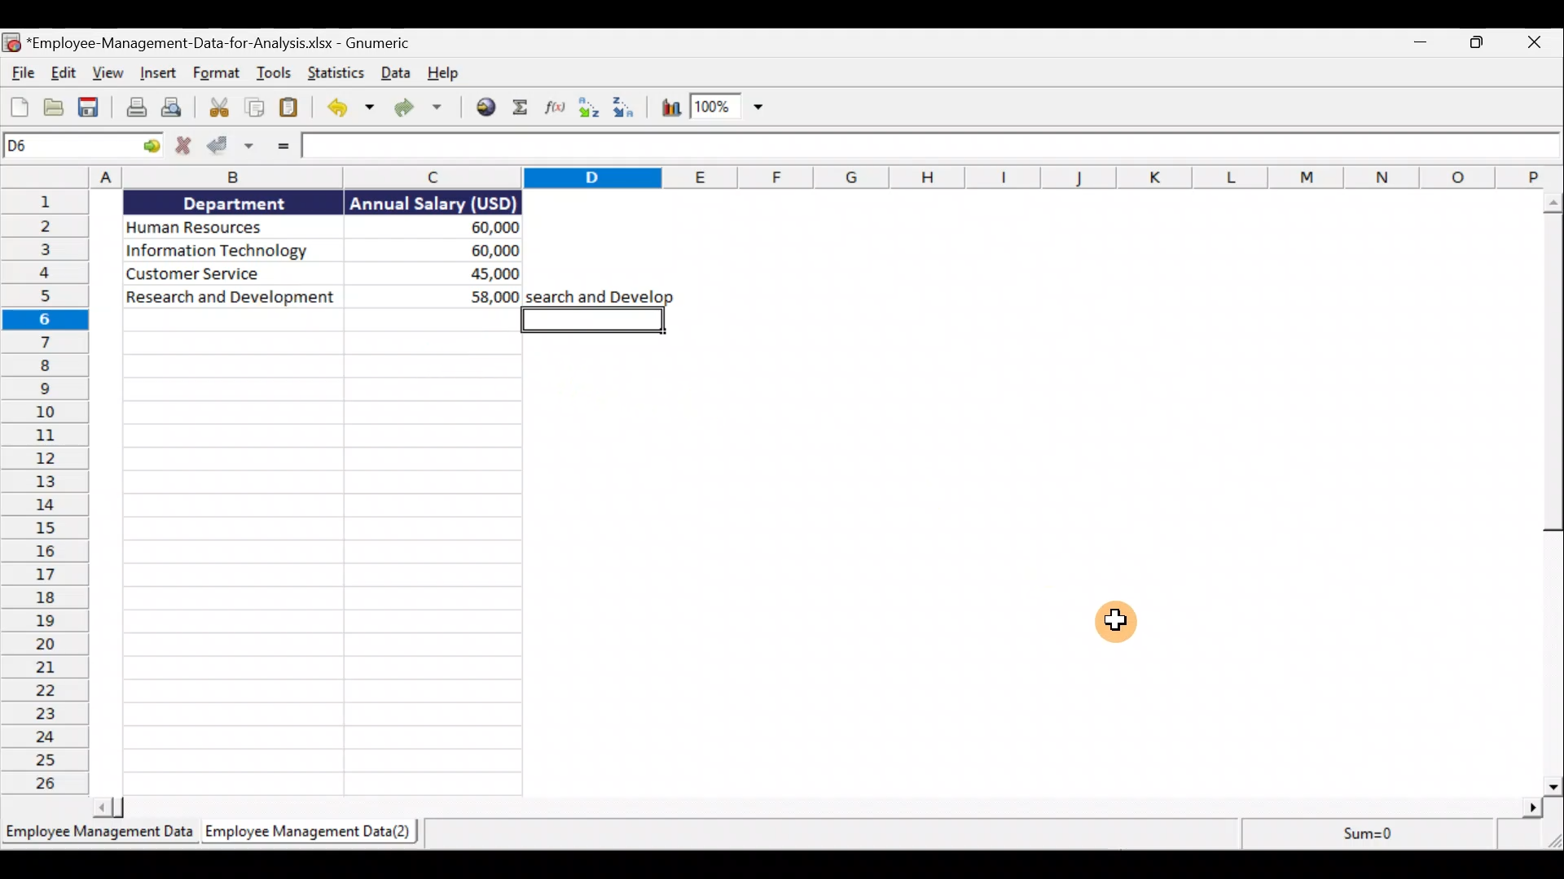 This screenshot has height=879, width=1564. What do you see at coordinates (316, 835) in the screenshot?
I see `Sheet 2` at bounding box center [316, 835].